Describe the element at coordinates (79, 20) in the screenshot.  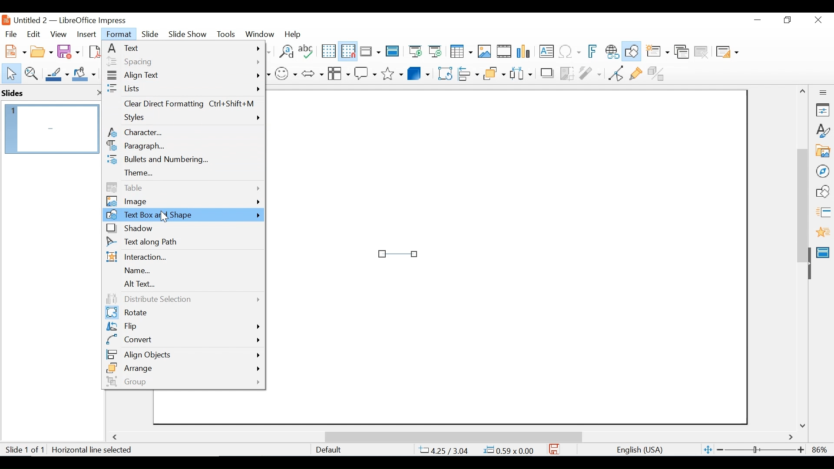
I see `Untitled 2 - LibreOffice Impress` at that location.